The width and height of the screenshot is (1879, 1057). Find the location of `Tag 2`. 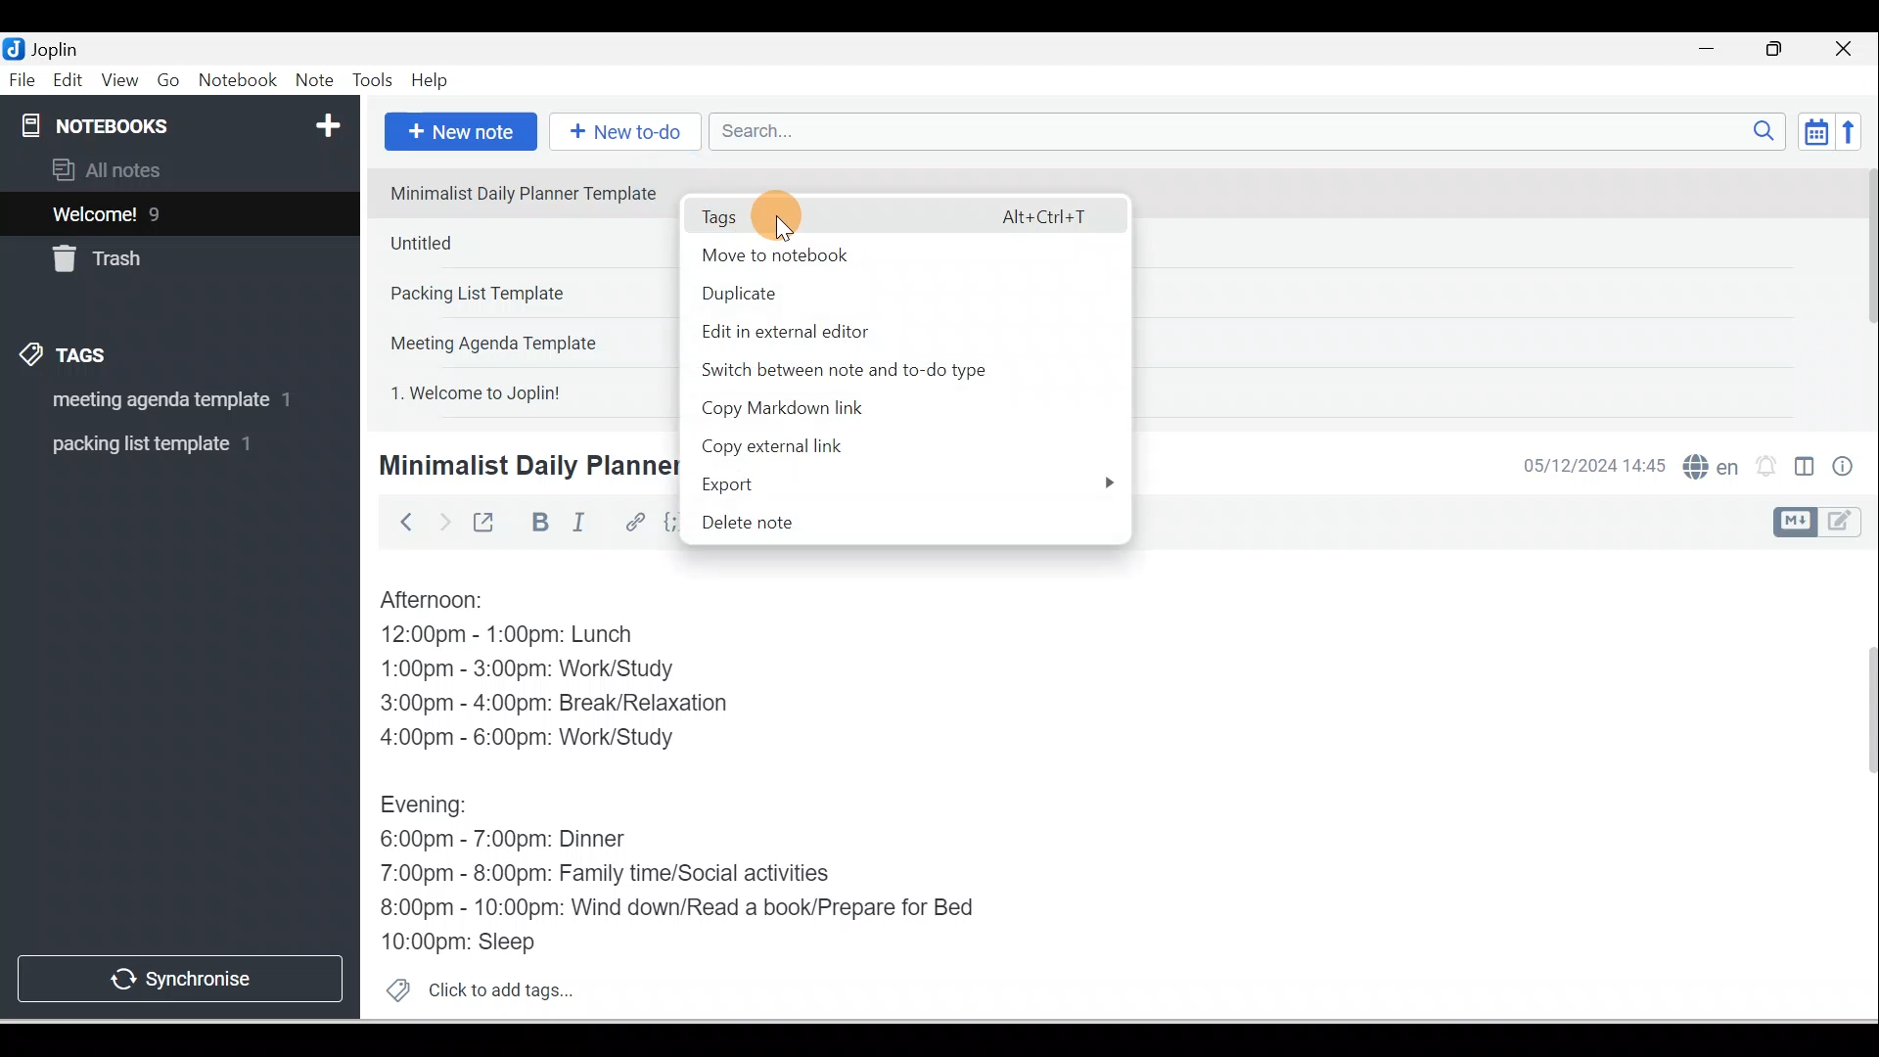

Tag 2 is located at coordinates (165, 444).